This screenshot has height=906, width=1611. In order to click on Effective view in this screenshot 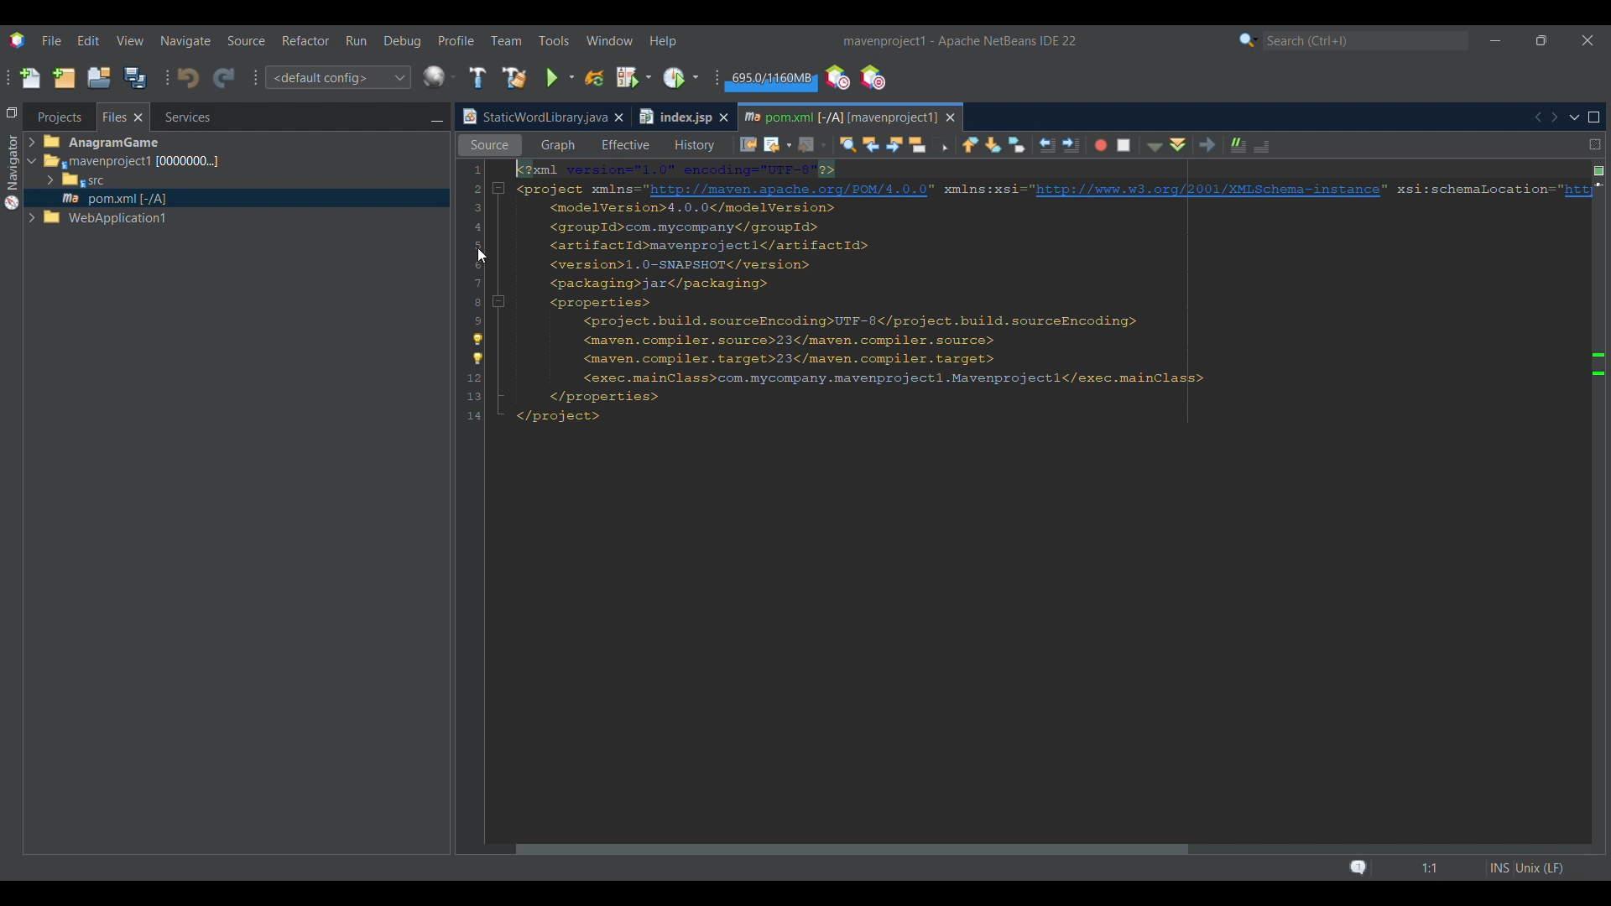, I will do `click(625, 145)`.